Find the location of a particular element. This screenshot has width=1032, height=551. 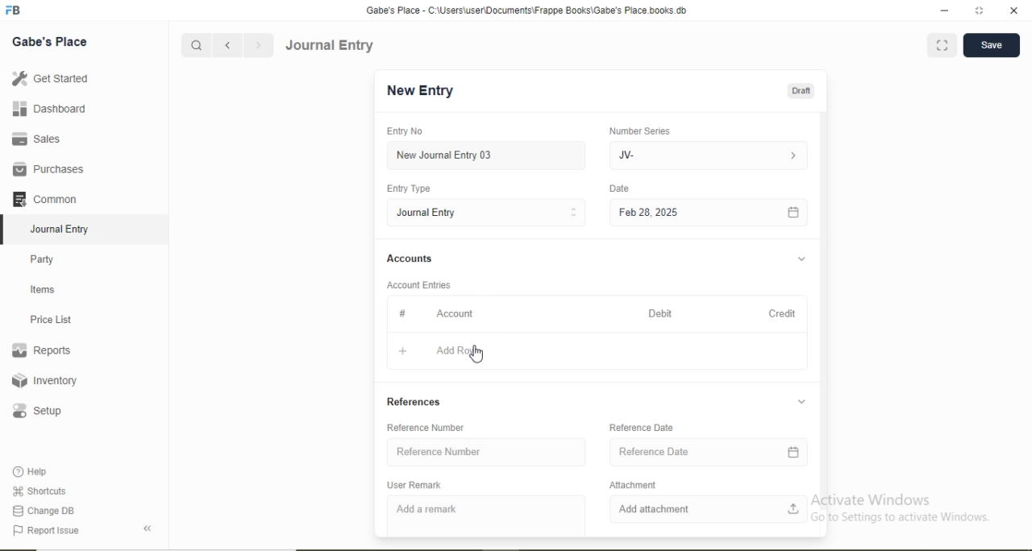

Purchases is located at coordinates (48, 169).